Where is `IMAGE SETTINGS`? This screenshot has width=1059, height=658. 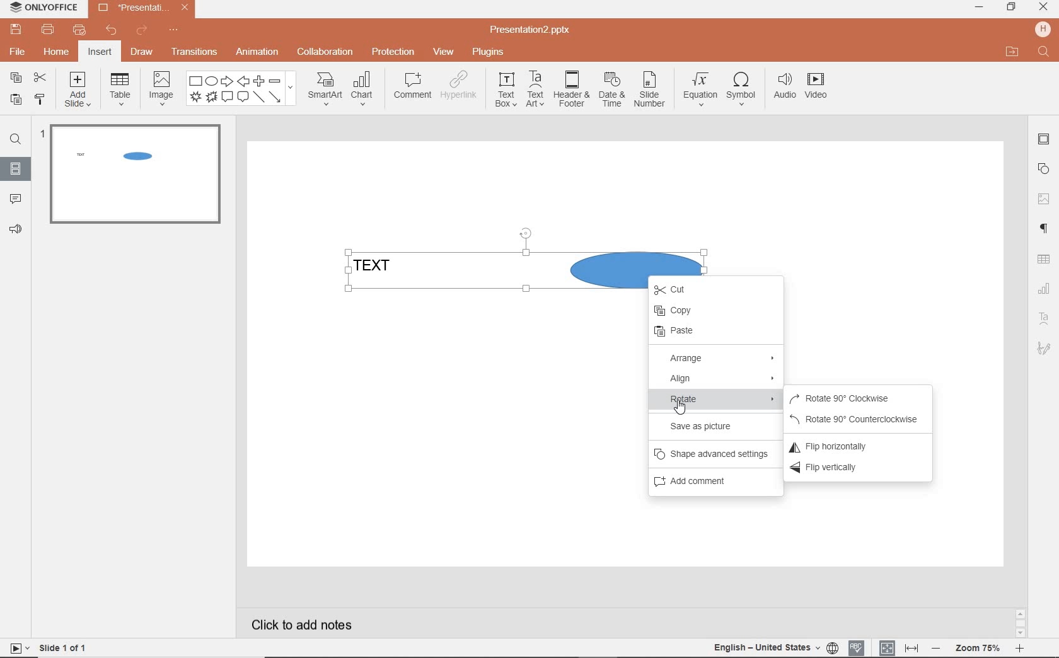
IMAGE SETTINGS is located at coordinates (1044, 199).